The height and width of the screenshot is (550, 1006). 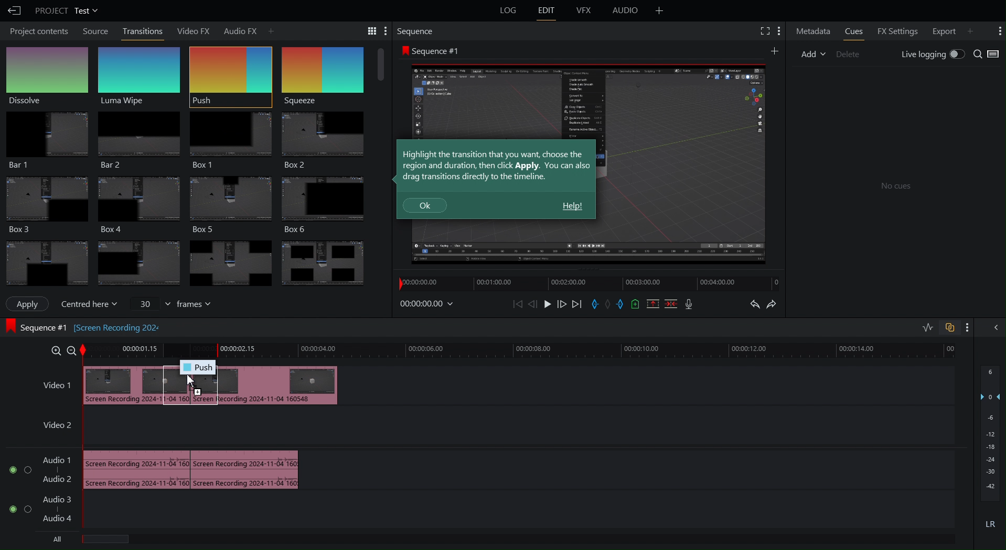 What do you see at coordinates (66, 10) in the screenshot?
I see `Project Test` at bounding box center [66, 10].